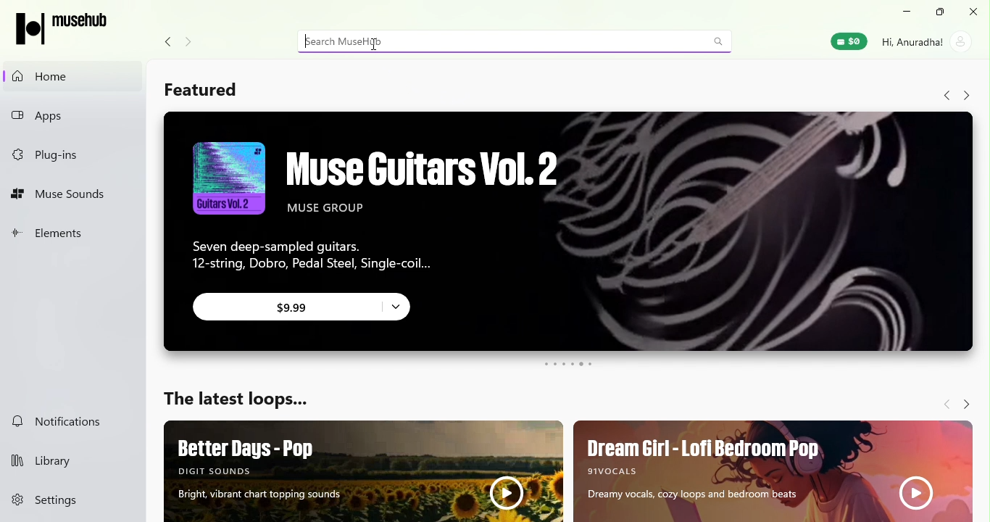 This screenshot has width=990, height=522. I want to click on Minimize, so click(907, 12).